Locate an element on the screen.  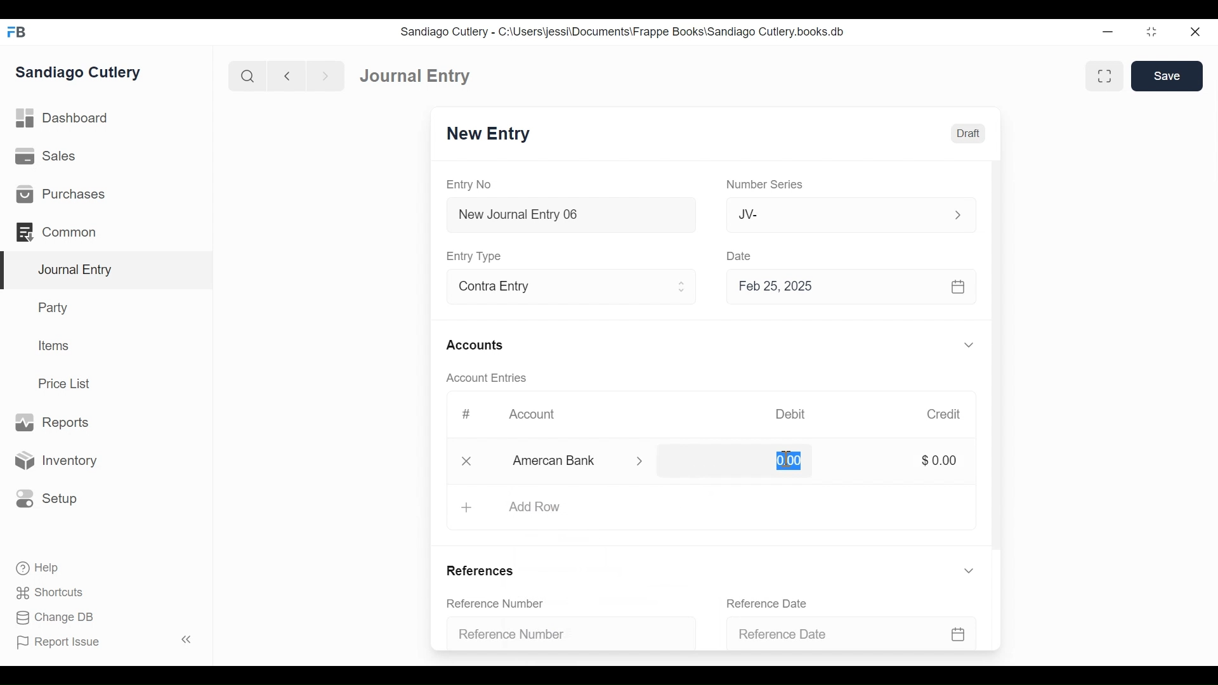
# is located at coordinates (466, 414).